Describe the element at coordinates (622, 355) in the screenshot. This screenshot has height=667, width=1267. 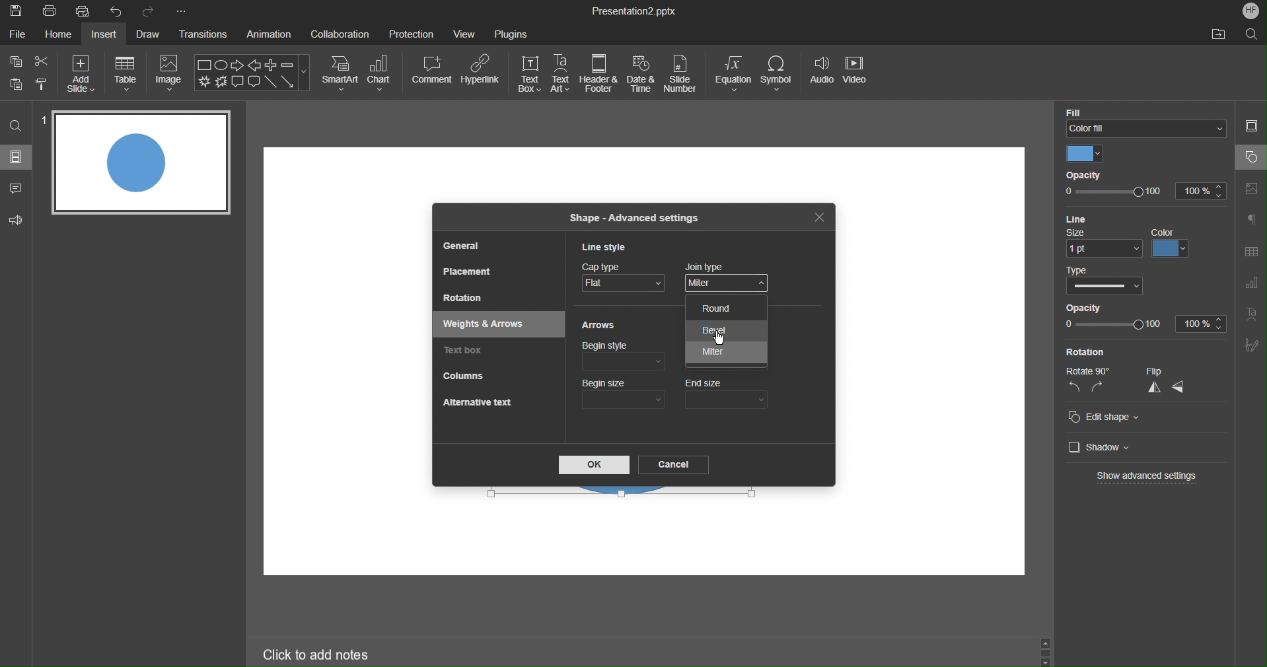
I see `Begin style` at that location.